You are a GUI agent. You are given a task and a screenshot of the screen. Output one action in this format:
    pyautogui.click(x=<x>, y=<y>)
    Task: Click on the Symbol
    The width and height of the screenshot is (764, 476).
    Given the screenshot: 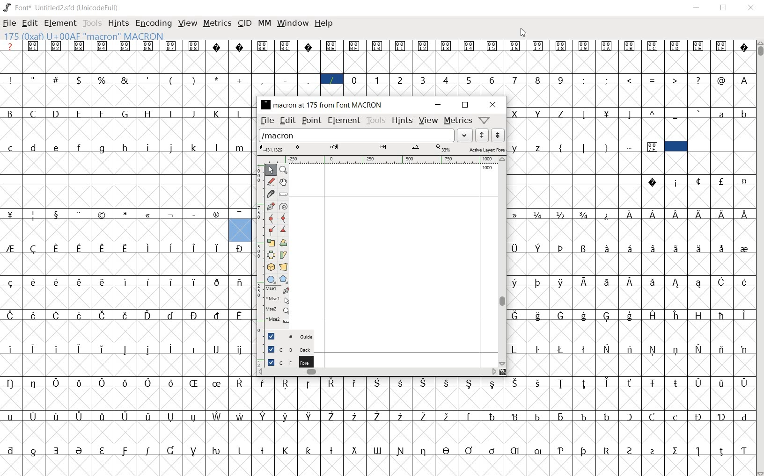 What is the action you would take?
    pyautogui.click(x=332, y=383)
    